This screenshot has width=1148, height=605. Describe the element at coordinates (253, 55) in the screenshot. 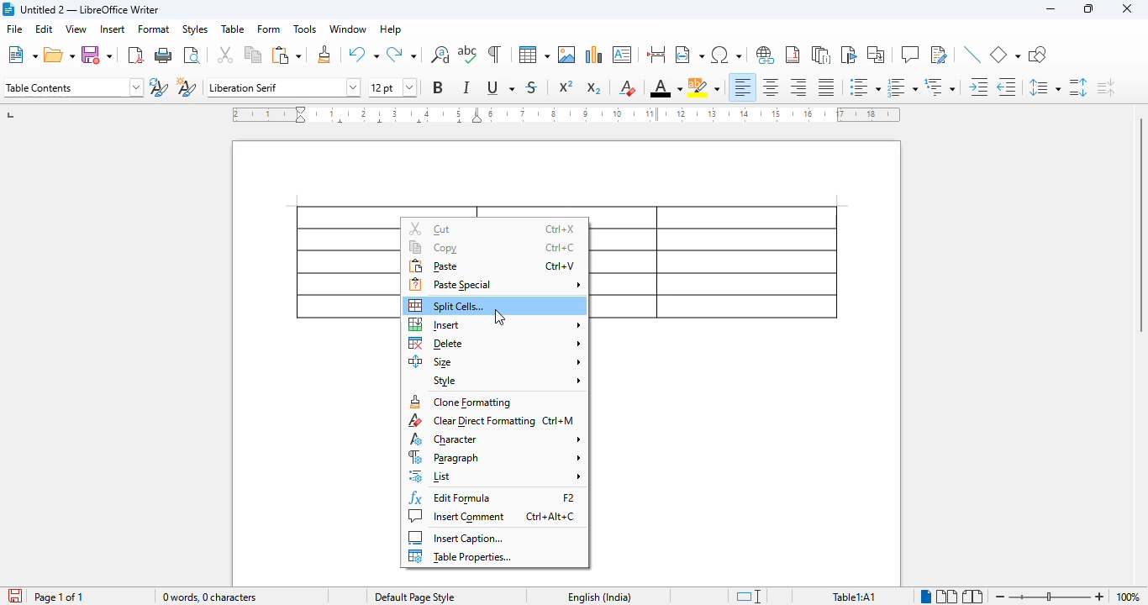

I see `copy` at that location.